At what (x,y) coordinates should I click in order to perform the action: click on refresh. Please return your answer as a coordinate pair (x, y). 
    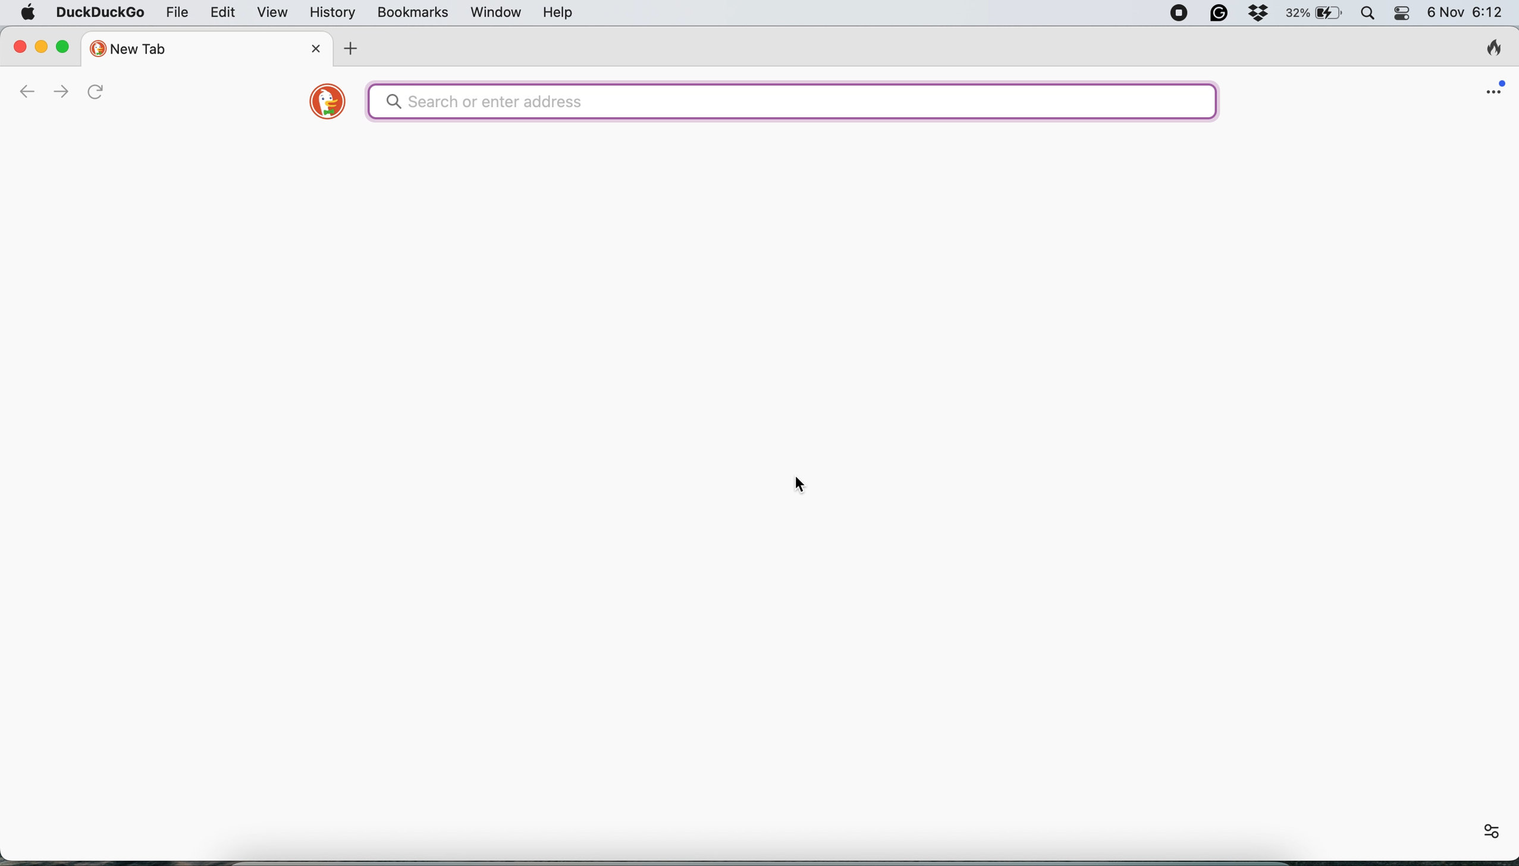
    Looking at the image, I should click on (100, 92).